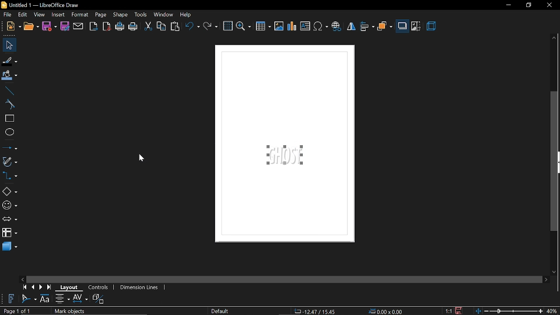  What do you see at coordinates (98, 287) in the screenshot?
I see `controls` at bounding box center [98, 287].